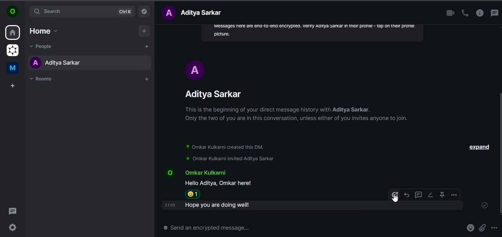 The height and width of the screenshot is (237, 502). Describe the element at coordinates (13, 33) in the screenshot. I see `home` at that location.